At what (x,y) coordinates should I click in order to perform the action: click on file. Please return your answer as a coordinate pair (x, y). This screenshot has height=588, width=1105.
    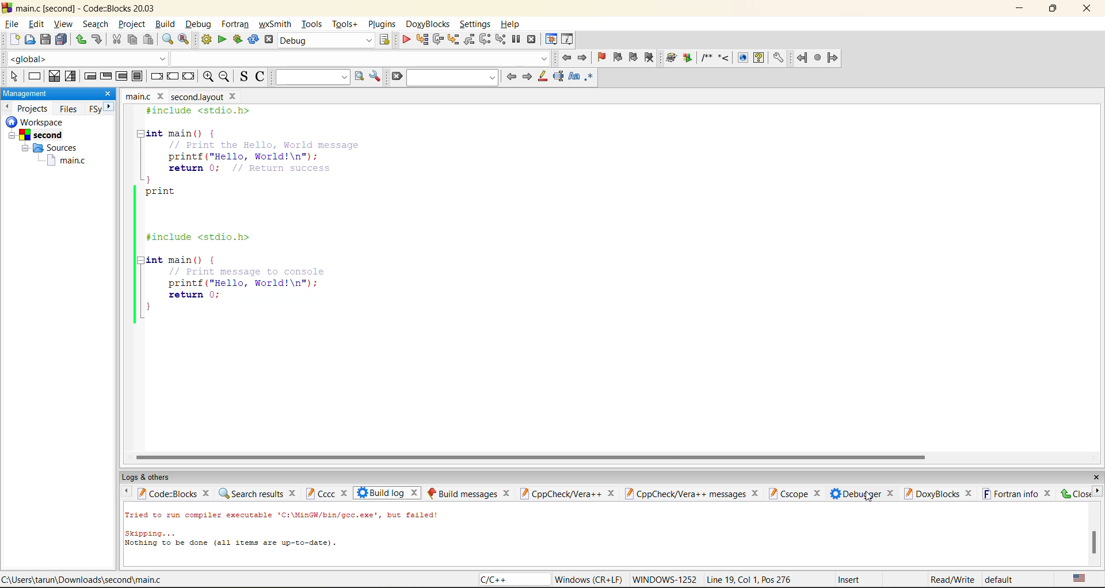
    Looking at the image, I should click on (13, 22).